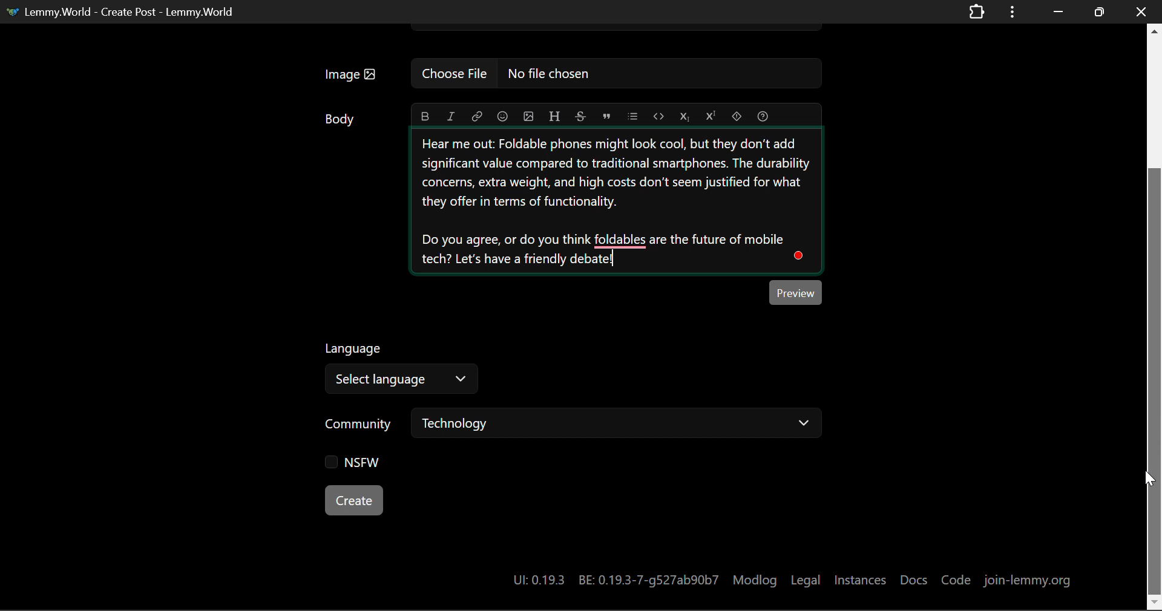  I want to click on Insert Image Field, so click(577, 74).